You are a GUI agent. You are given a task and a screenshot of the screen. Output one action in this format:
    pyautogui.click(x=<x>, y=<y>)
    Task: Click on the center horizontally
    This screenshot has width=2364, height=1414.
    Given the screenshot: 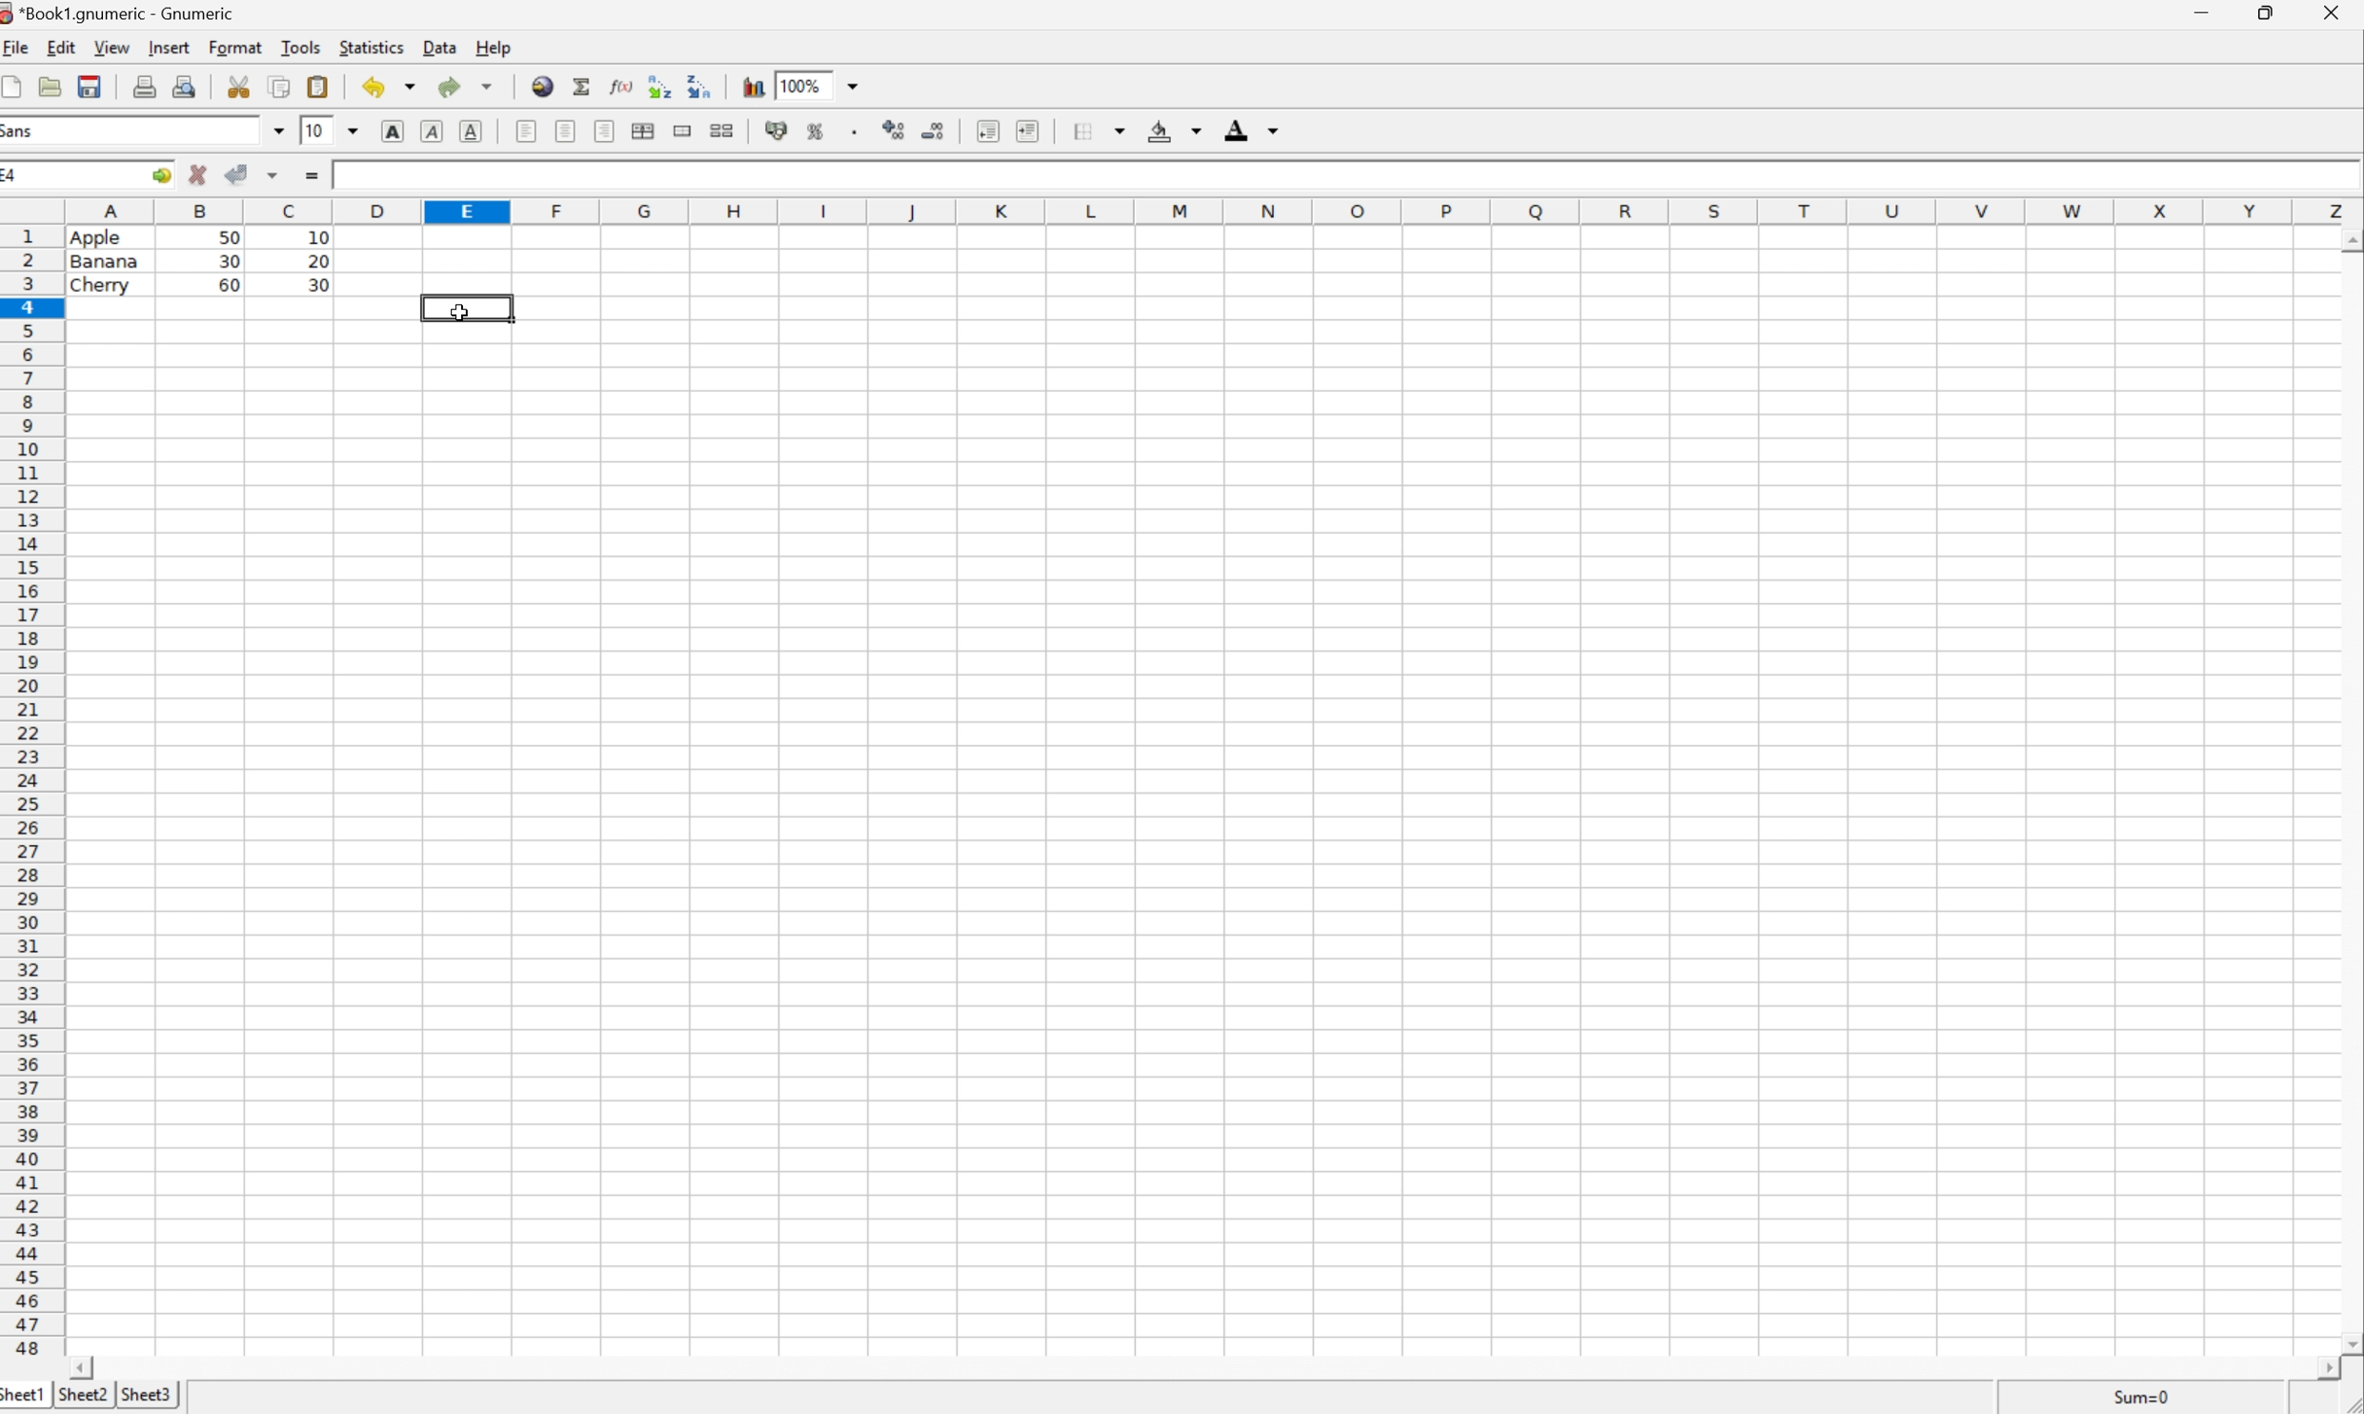 What is the action you would take?
    pyautogui.click(x=643, y=131)
    